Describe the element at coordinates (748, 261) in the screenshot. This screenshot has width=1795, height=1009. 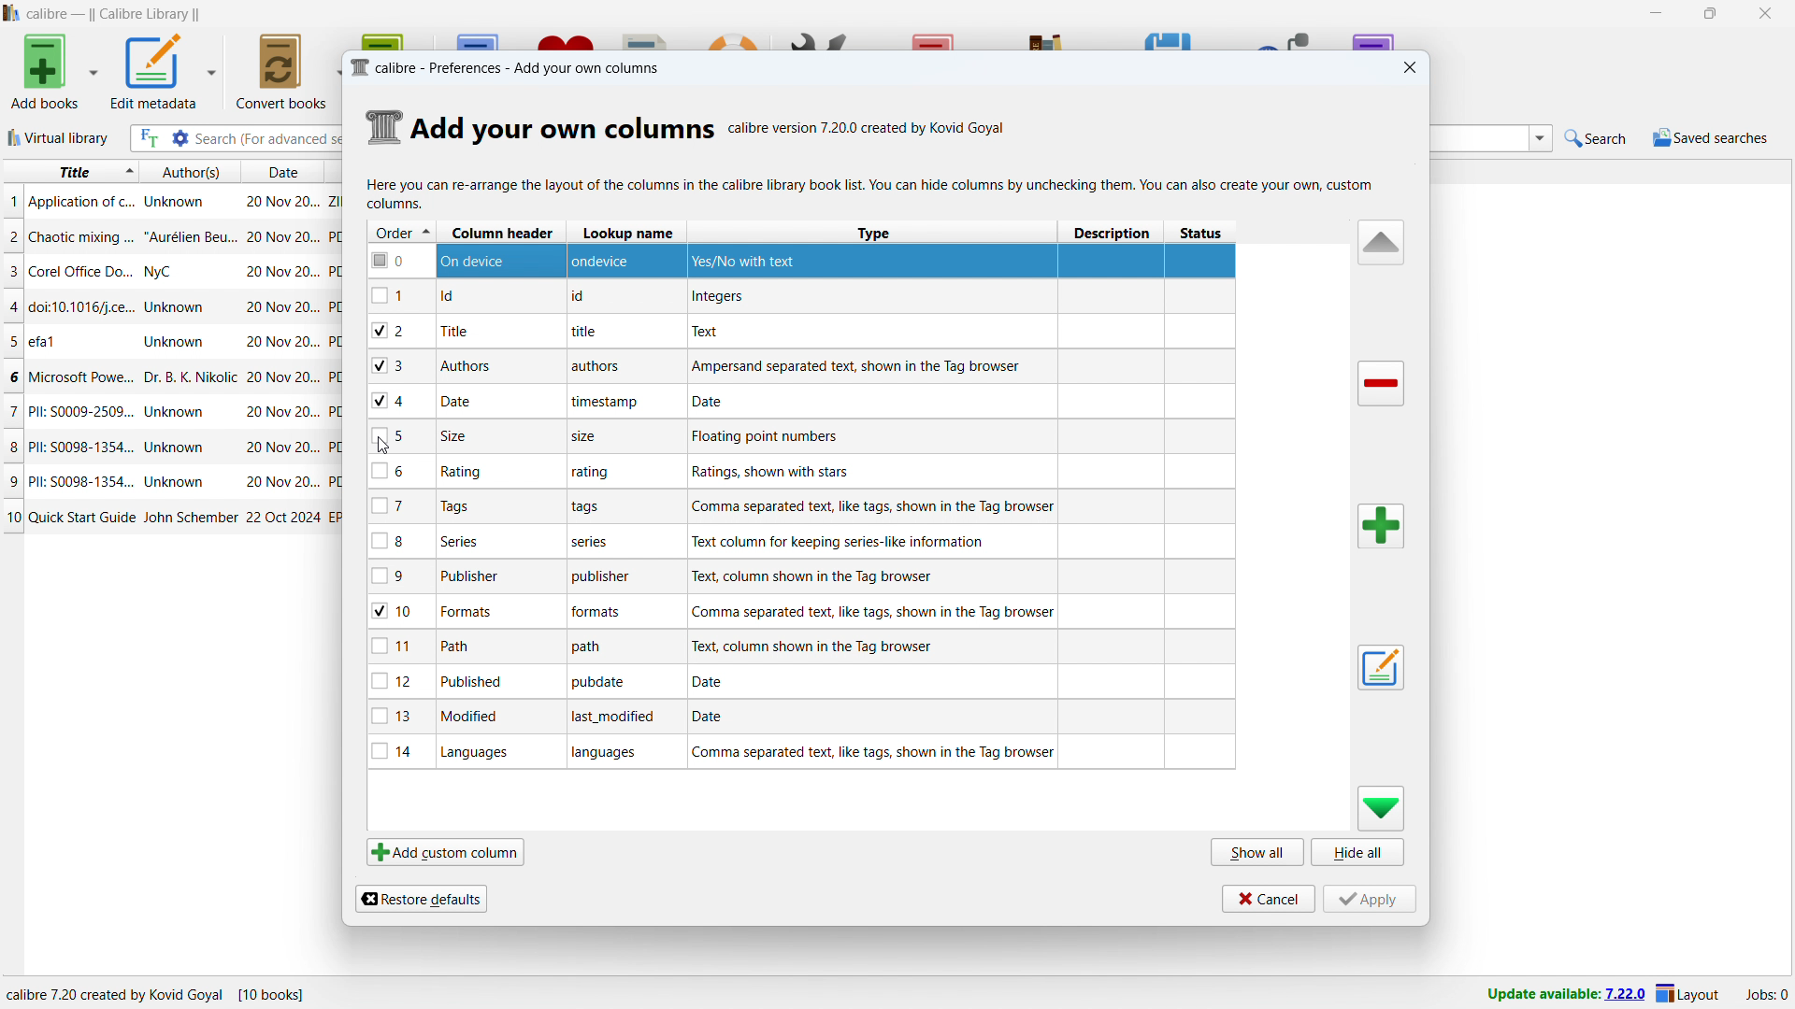
I see `yes/No with text` at that location.